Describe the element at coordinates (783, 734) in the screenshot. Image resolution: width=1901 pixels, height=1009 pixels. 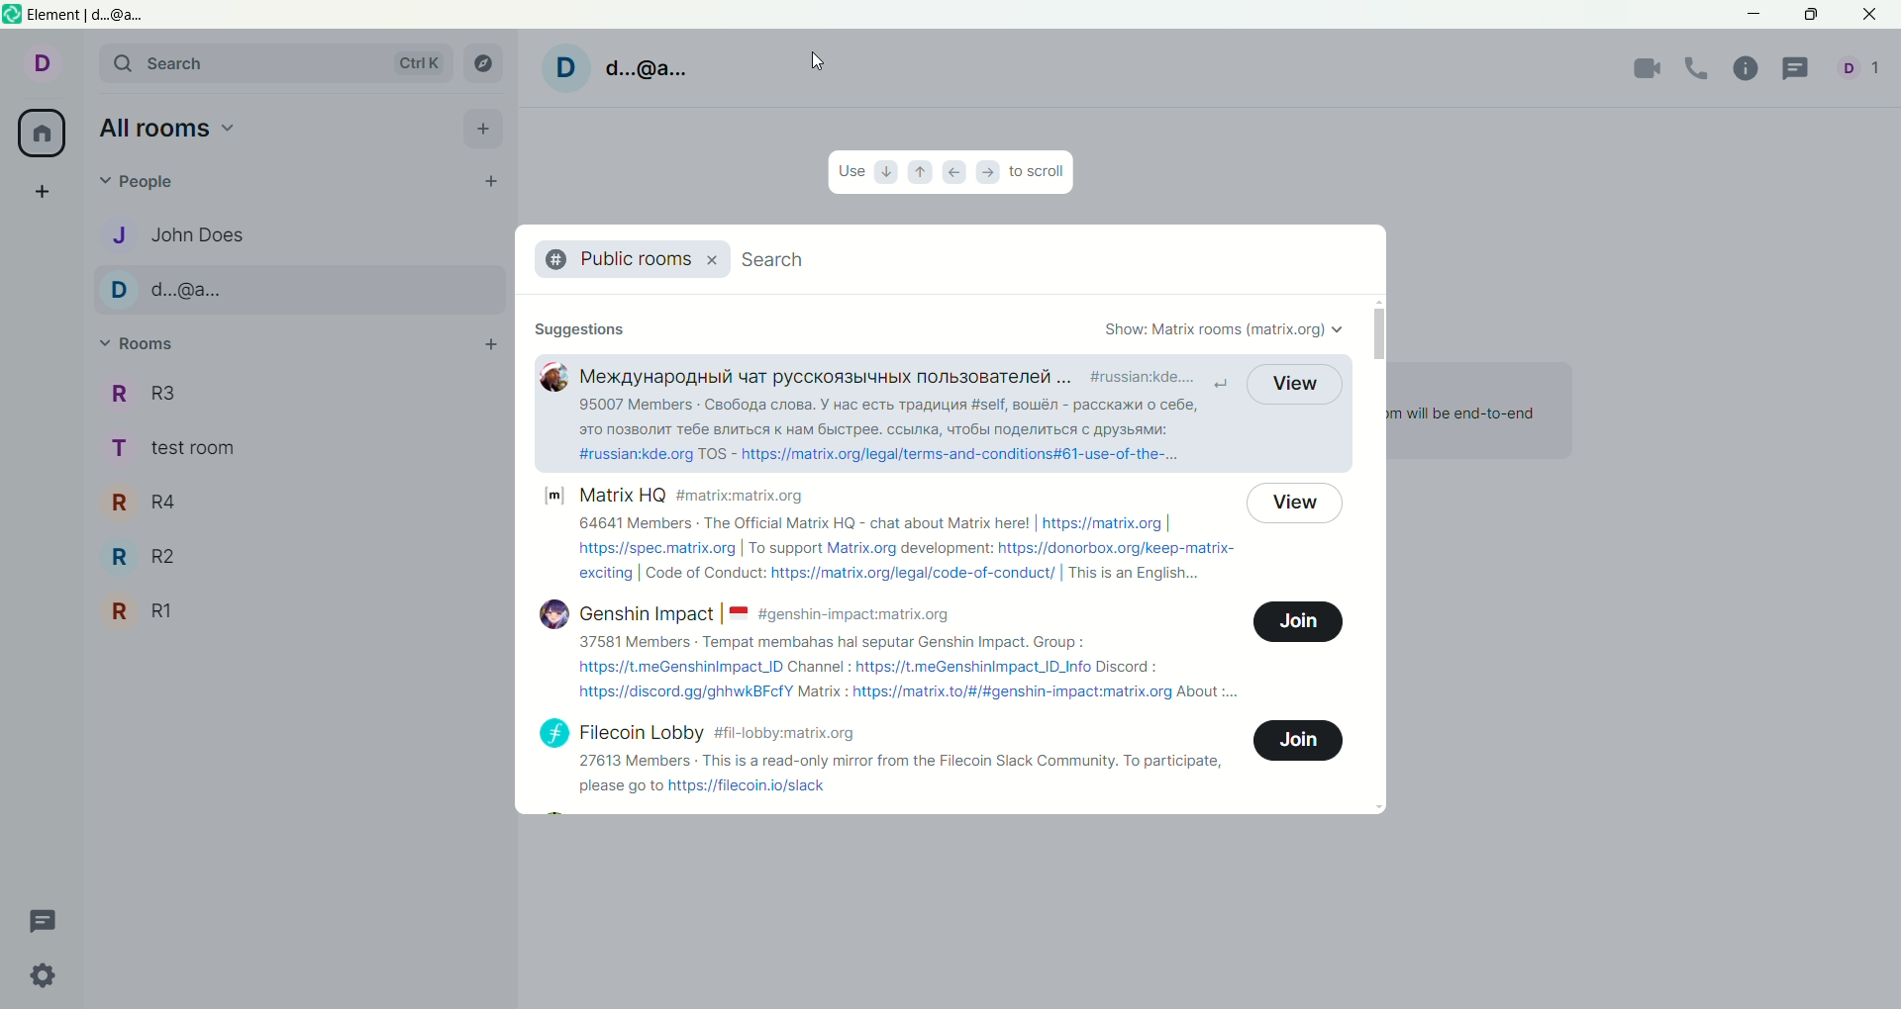
I see `#fil-lobby:matrix.org` at that location.